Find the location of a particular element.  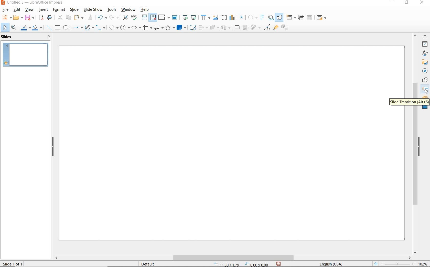

POSITION AND SIZE is located at coordinates (240, 263).